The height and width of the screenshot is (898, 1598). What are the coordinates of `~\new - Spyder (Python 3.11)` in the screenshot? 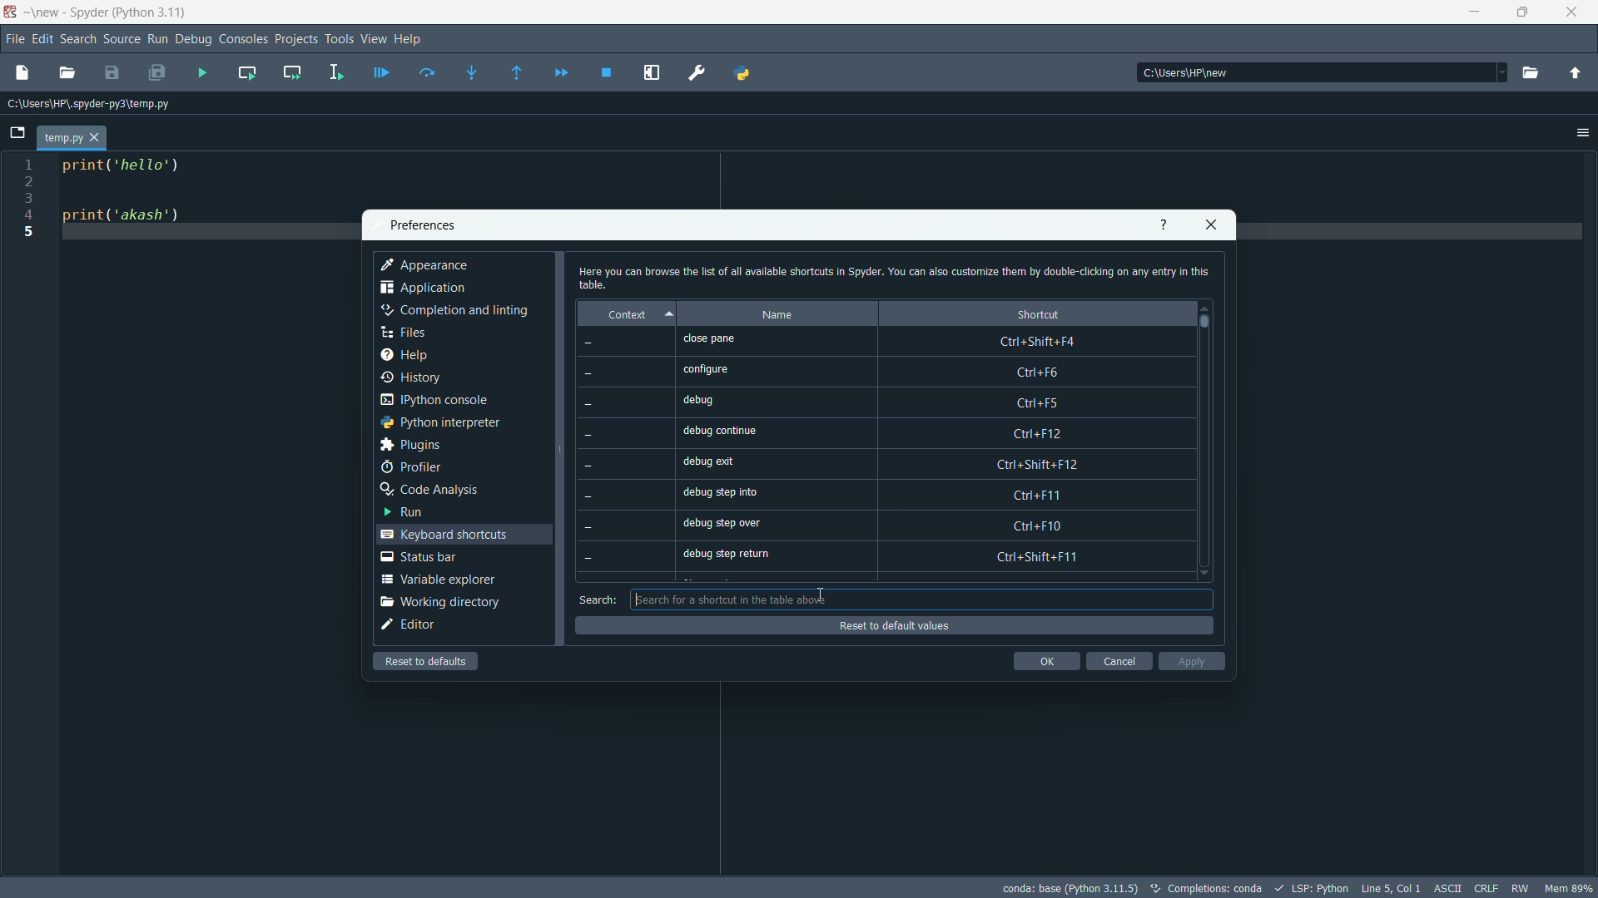 It's located at (109, 13).